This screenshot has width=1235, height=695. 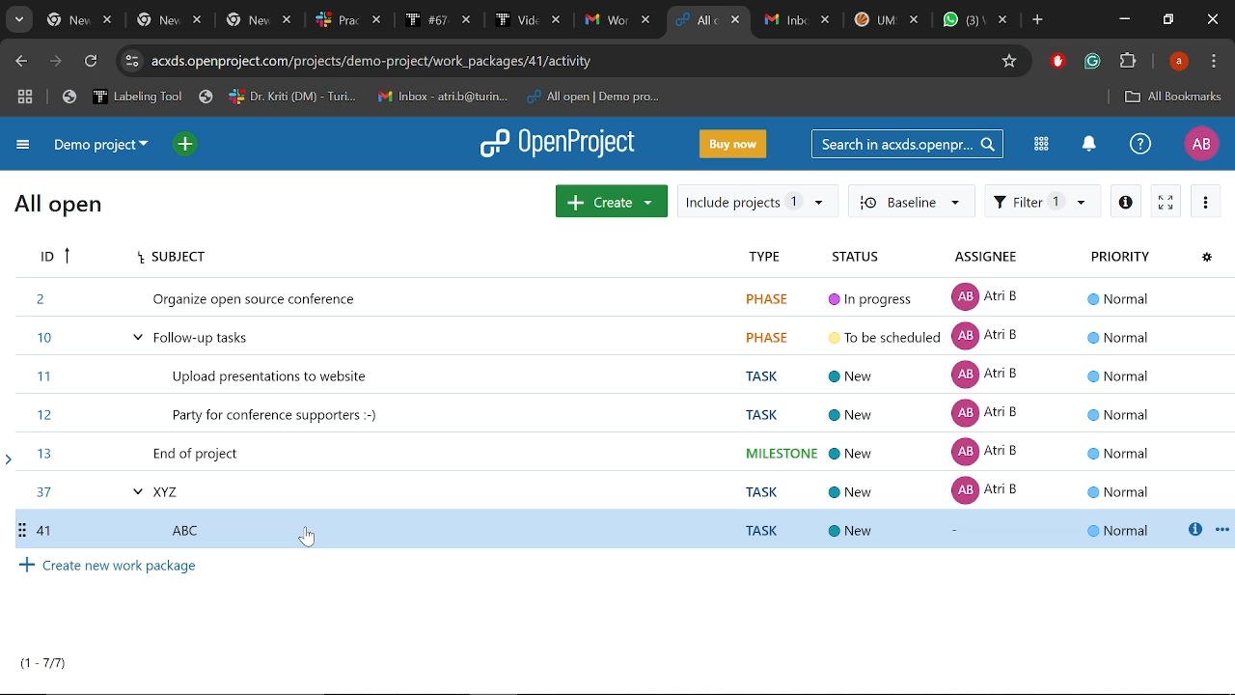 What do you see at coordinates (697, 22) in the screenshot?
I see `Current tab` at bounding box center [697, 22].